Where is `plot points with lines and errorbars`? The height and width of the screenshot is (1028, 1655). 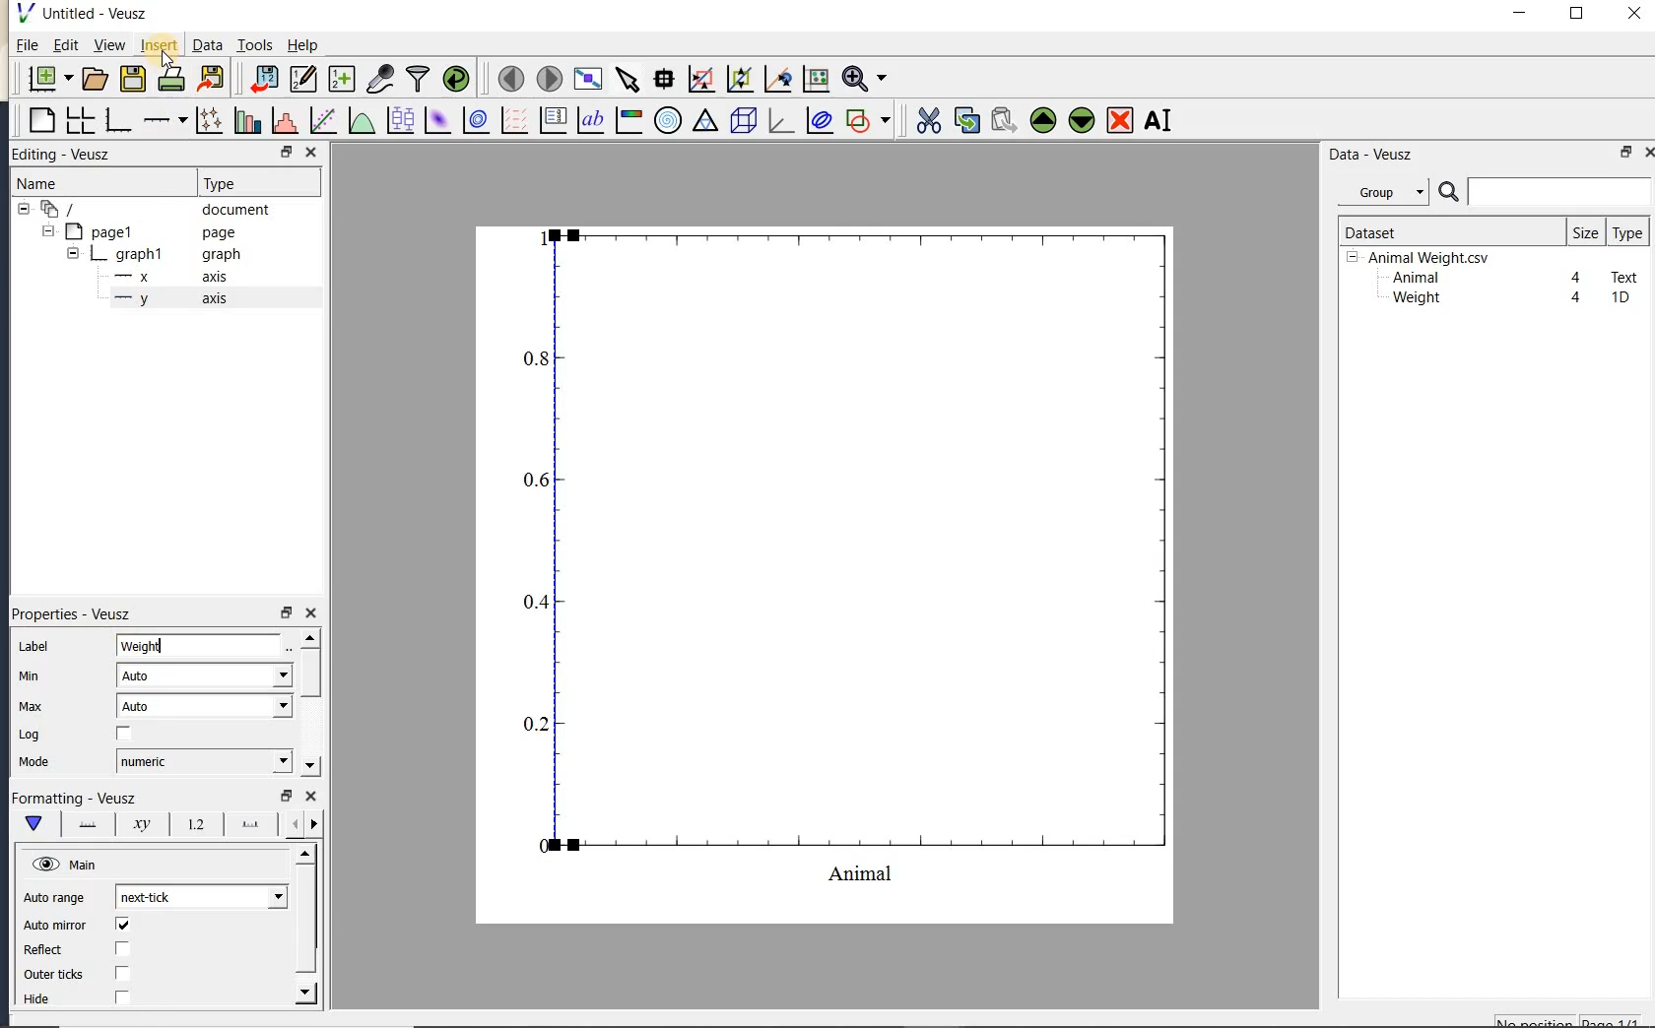
plot points with lines and errorbars is located at coordinates (211, 120).